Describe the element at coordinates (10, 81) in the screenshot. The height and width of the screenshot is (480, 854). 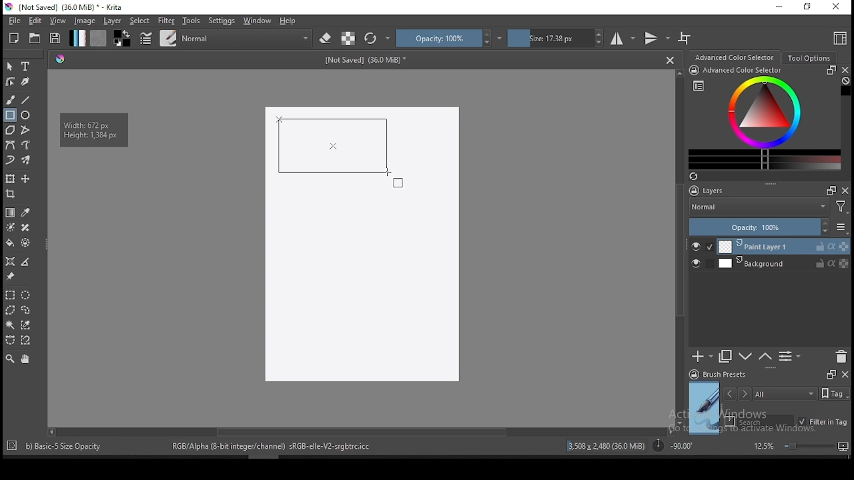
I see `edit shapes tool` at that location.